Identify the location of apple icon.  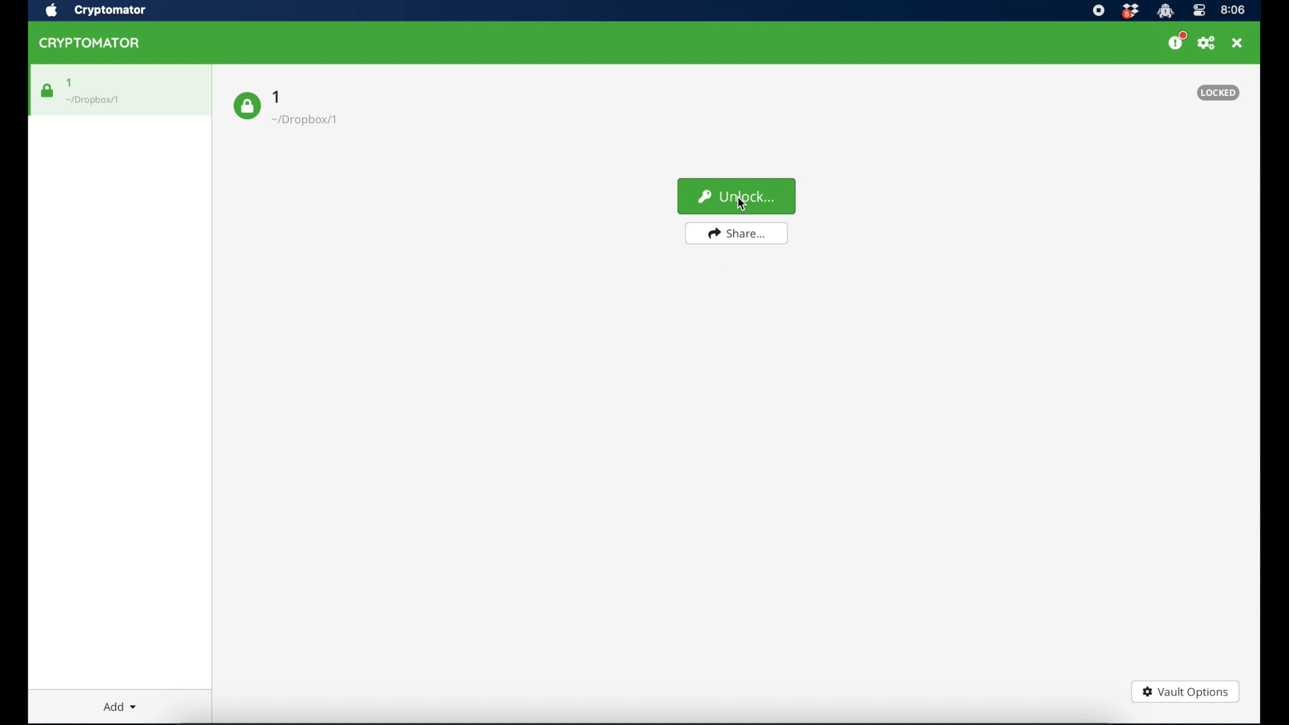
(52, 11).